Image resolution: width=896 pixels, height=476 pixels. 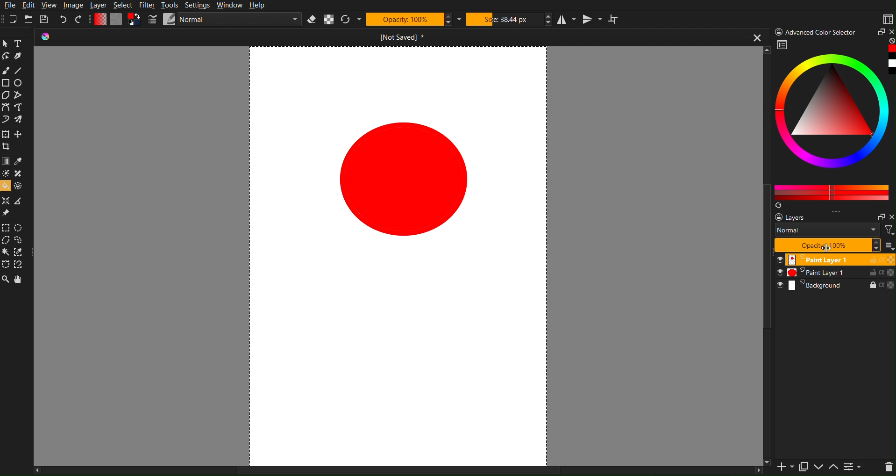 What do you see at coordinates (20, 95) in the screenshot?
I see `Polyline` at bounding box center [20, 95].